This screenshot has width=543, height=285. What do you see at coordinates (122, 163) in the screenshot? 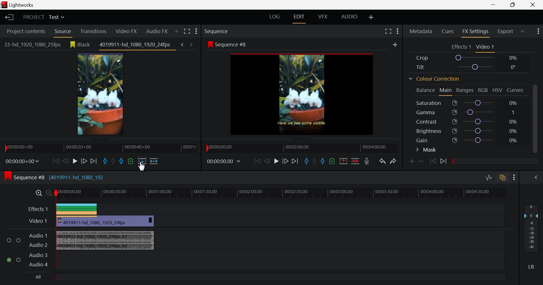
I see `Mark Out` at bounding box center [122, 163].